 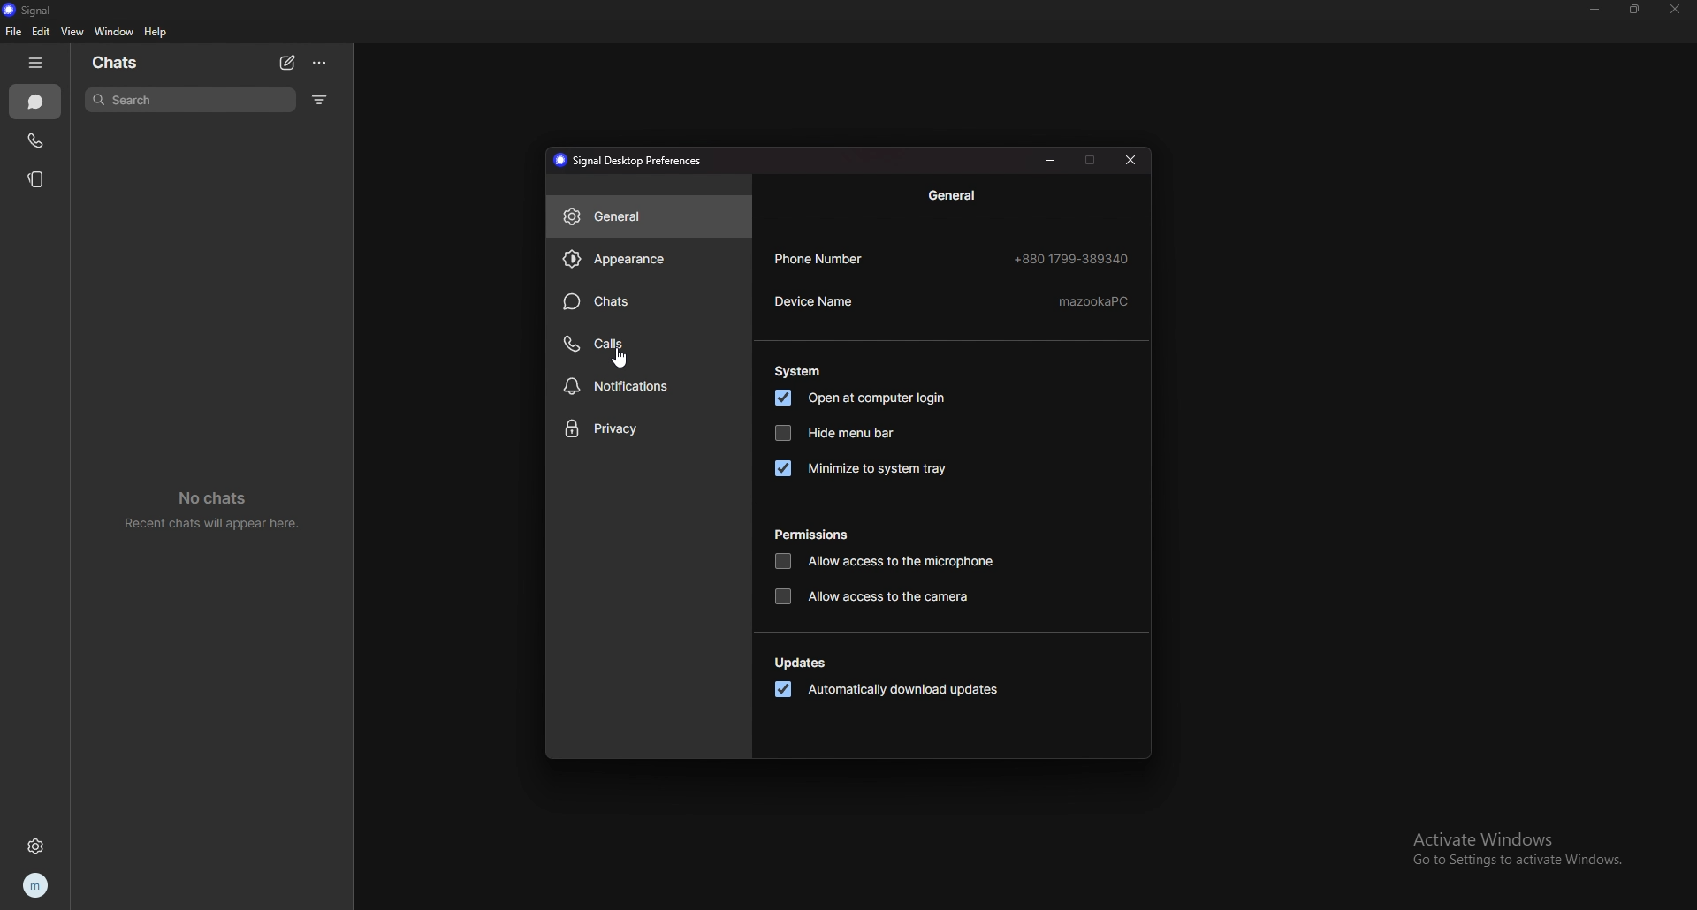 What do you see at coordinates (650, 344) in the screenshot?
I see `calls` at bounding box center [650, 344].